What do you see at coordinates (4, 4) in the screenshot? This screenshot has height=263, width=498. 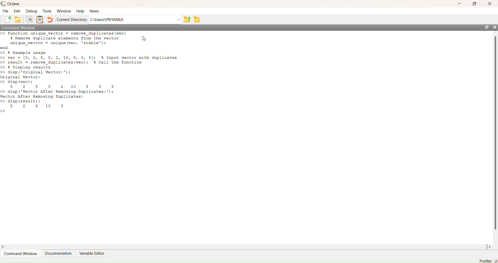 I see `logo` at bounding box center [4, 4].